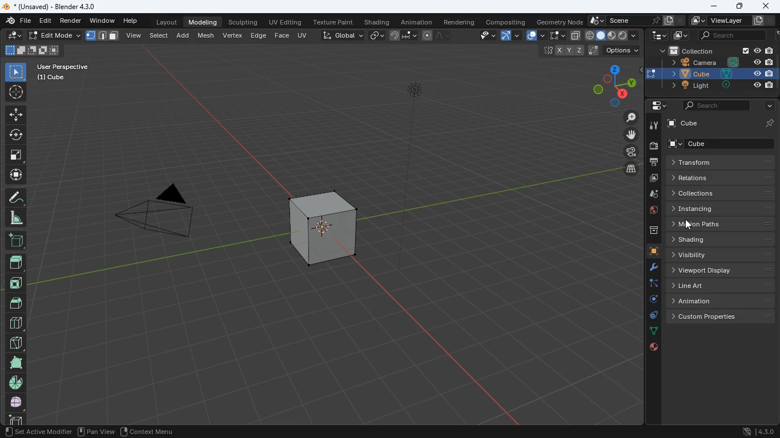  What do you see at coordinates (722, 286) in the screenshot?
I see `lineart` at bounding box center [722, 286].